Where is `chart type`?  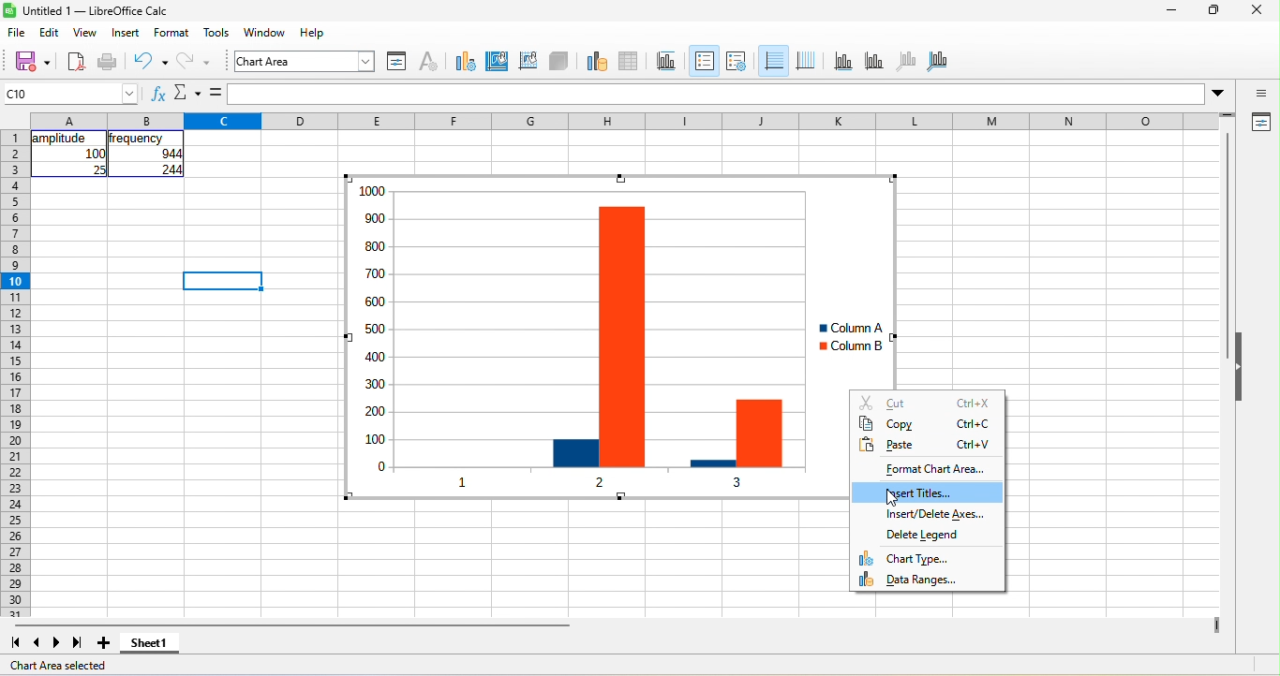 chart type is located at coordinates (927, 558).